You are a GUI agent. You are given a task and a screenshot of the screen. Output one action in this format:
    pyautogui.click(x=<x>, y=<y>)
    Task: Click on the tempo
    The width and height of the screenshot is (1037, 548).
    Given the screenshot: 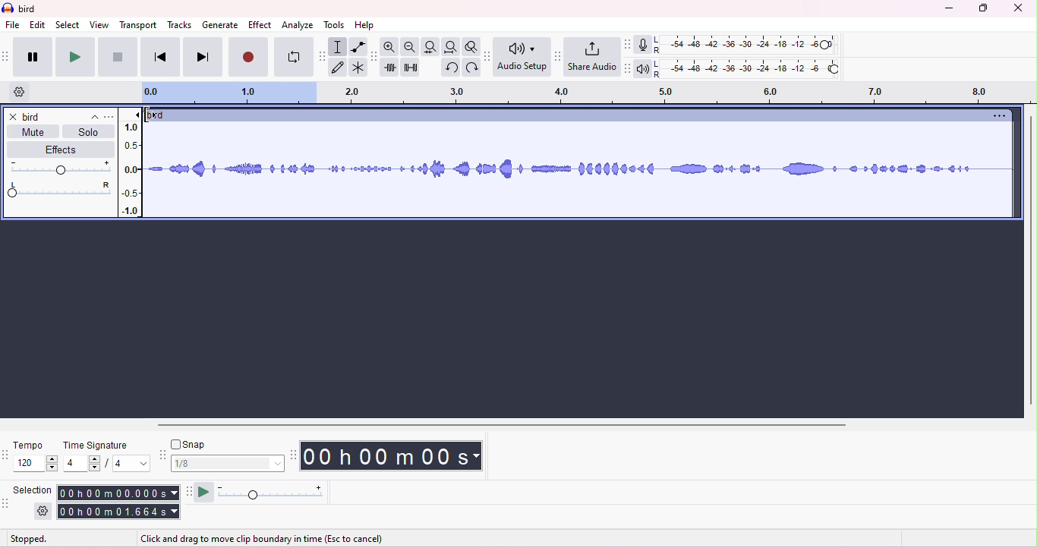 What is the action you would take?
    pyautogui.click(x=30, y=444)
    